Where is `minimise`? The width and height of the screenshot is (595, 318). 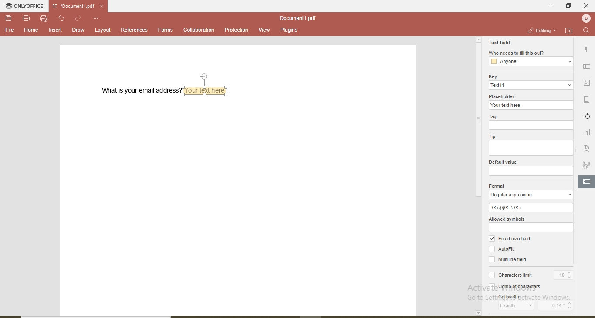 minimise is located at coordinates (548, 5).